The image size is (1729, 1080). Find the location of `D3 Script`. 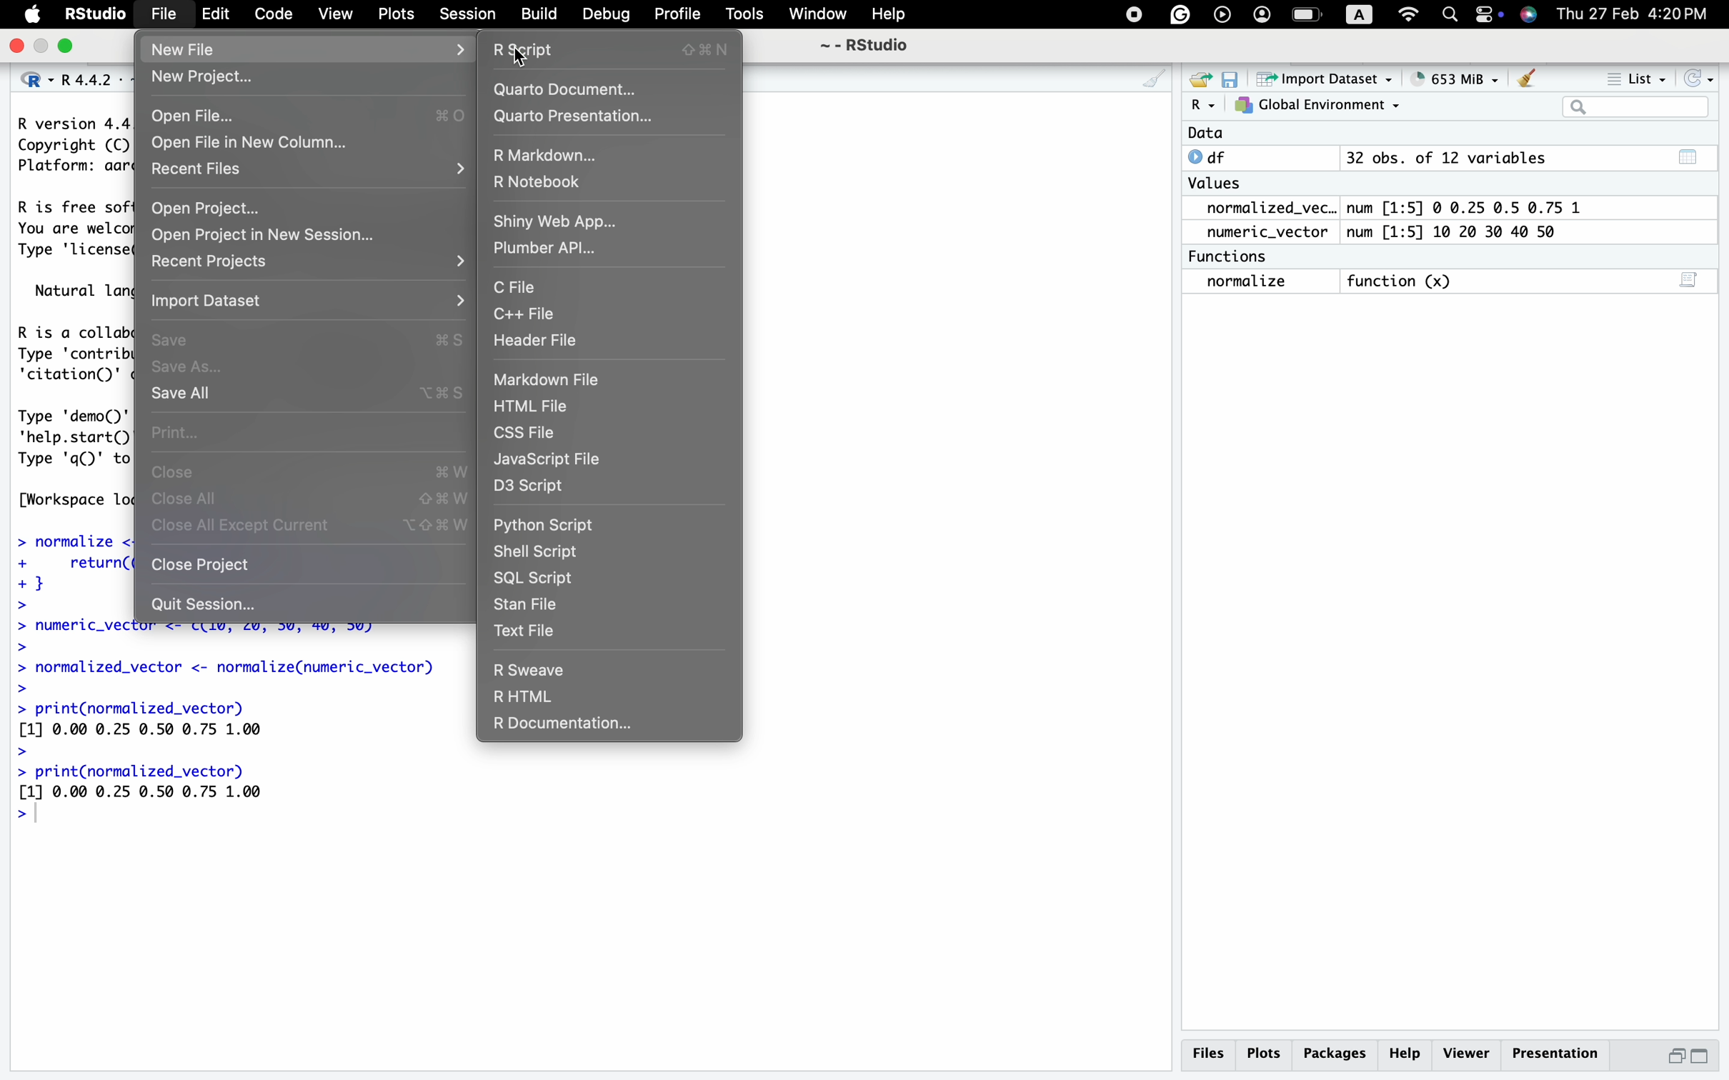

D3 Script is located at coordinates (532, 490).